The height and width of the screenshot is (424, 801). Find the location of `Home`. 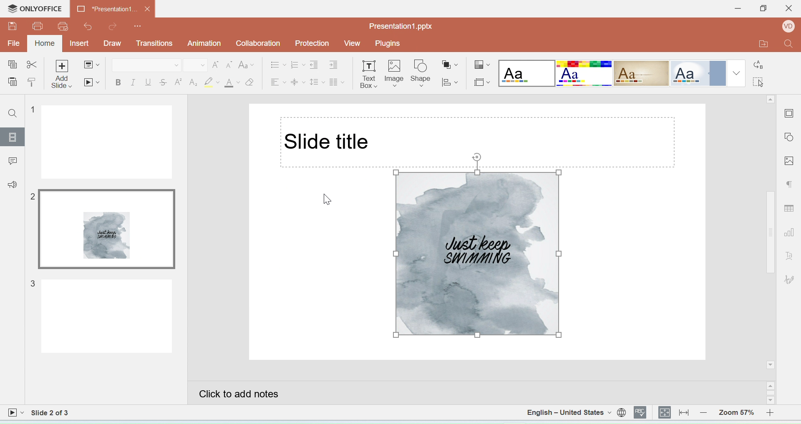

Home is located at coordinates (45, 43).